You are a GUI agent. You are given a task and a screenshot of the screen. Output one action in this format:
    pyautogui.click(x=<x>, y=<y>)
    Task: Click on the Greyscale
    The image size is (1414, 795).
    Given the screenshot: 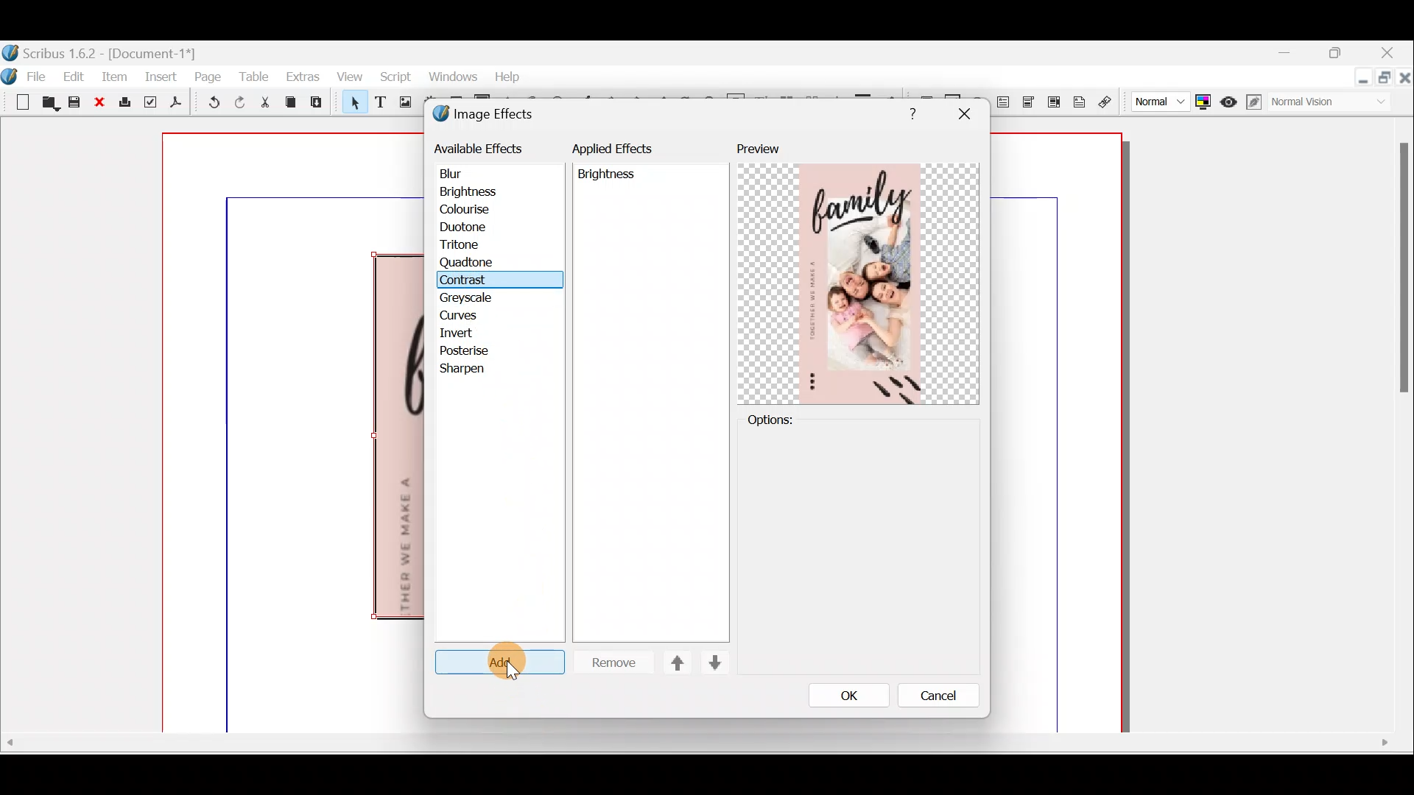 What is the action you would take?
    pyautogui.click(x=471, y=297)
    